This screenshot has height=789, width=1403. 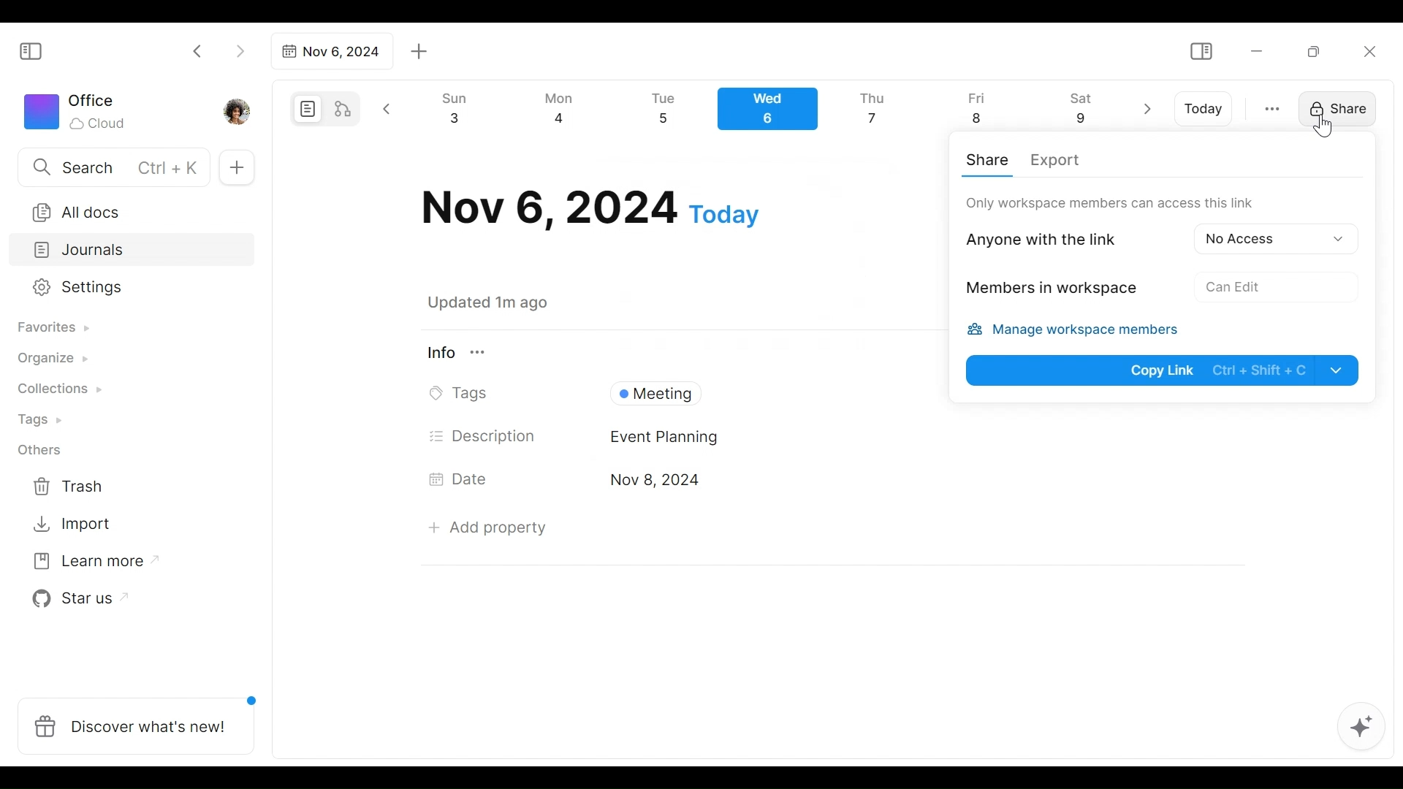 I want to click on Desciption Field, so click(x=924, y=437).